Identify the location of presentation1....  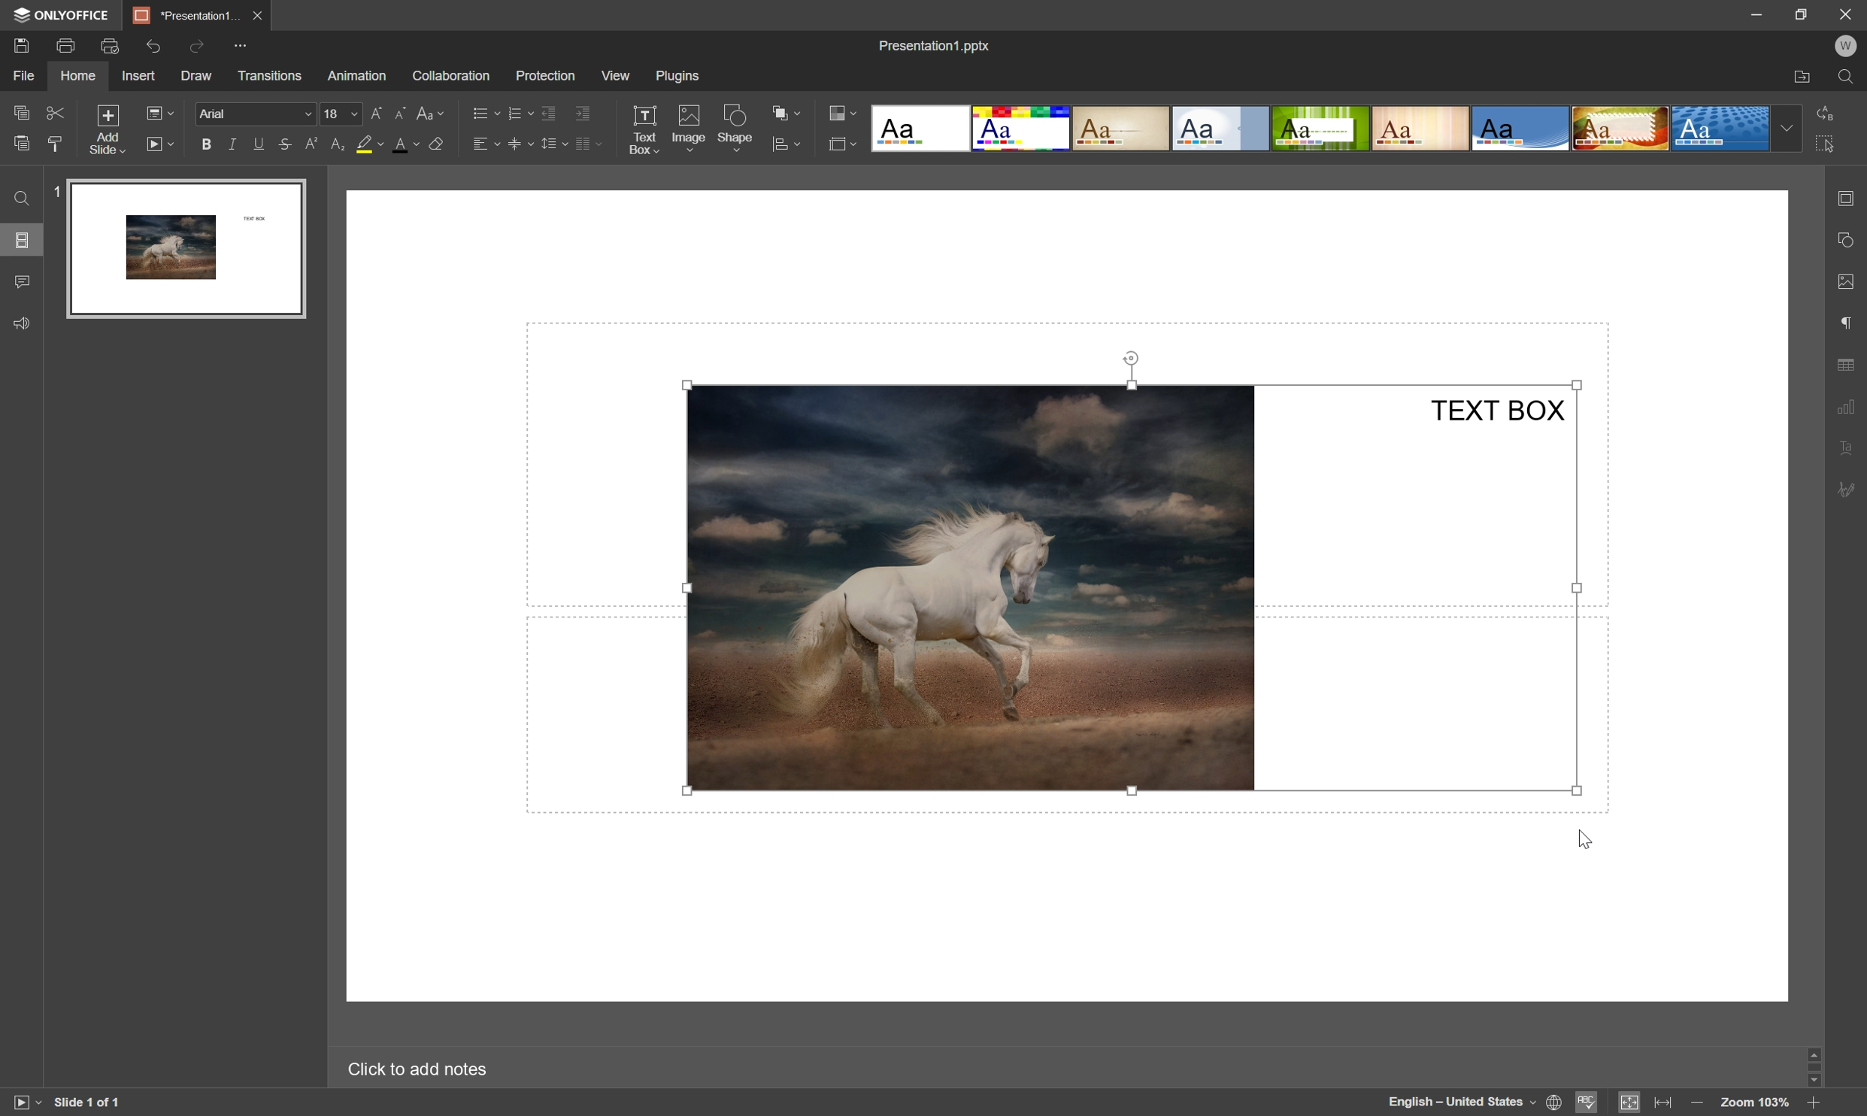
(184, 14).